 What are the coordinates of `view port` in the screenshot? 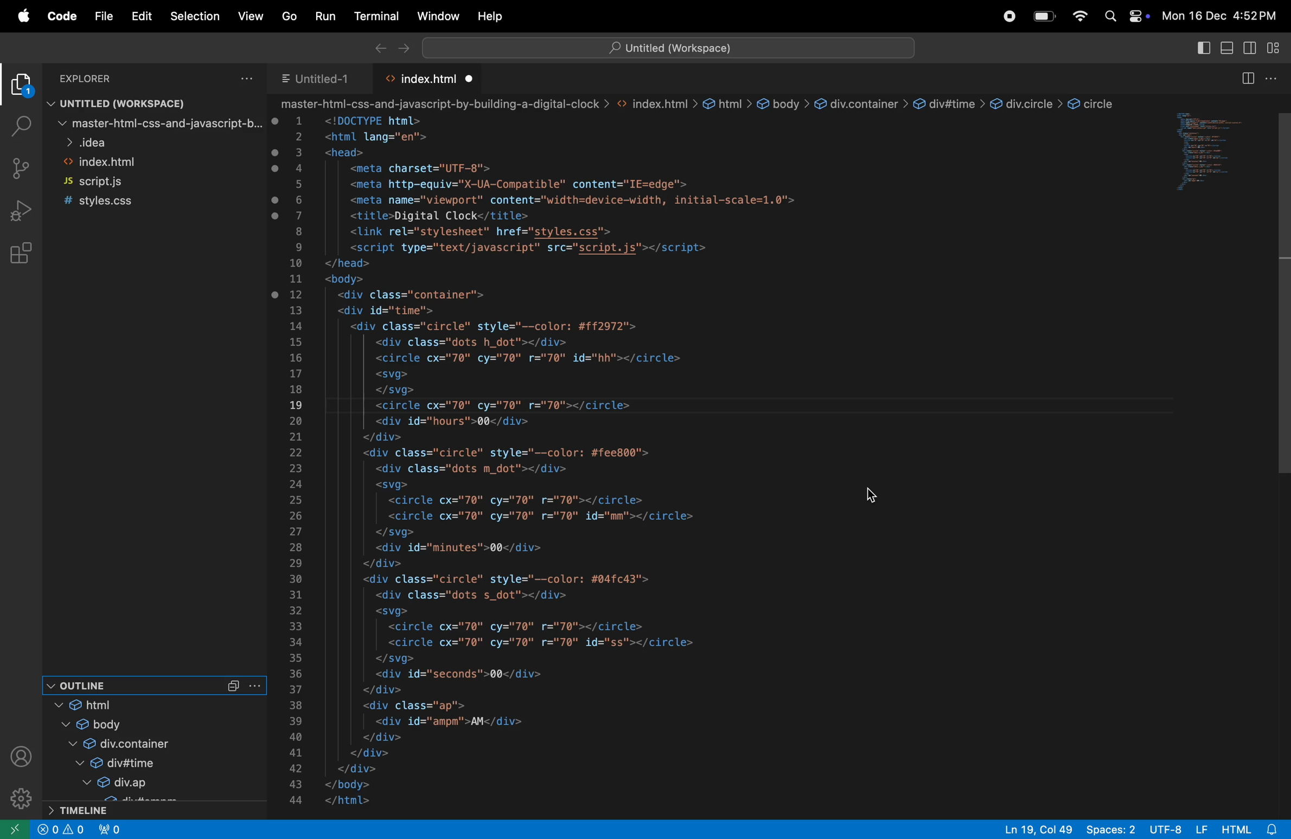 It's located at (113, 829).